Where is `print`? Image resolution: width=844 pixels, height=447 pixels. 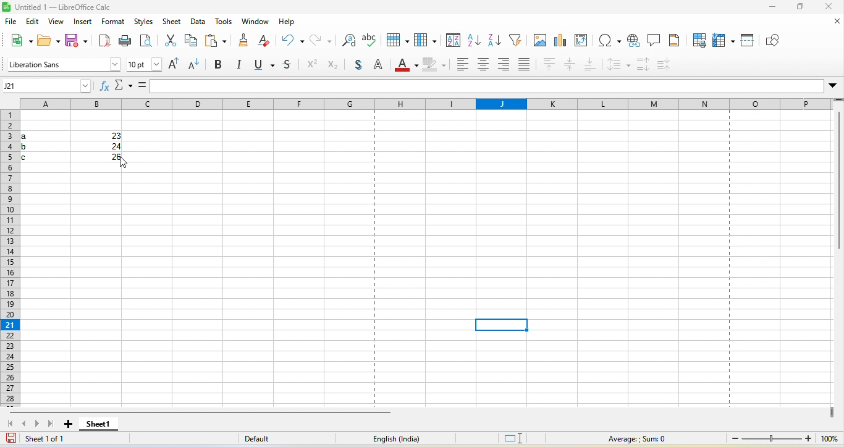
print is located at coordinates (126, 41).